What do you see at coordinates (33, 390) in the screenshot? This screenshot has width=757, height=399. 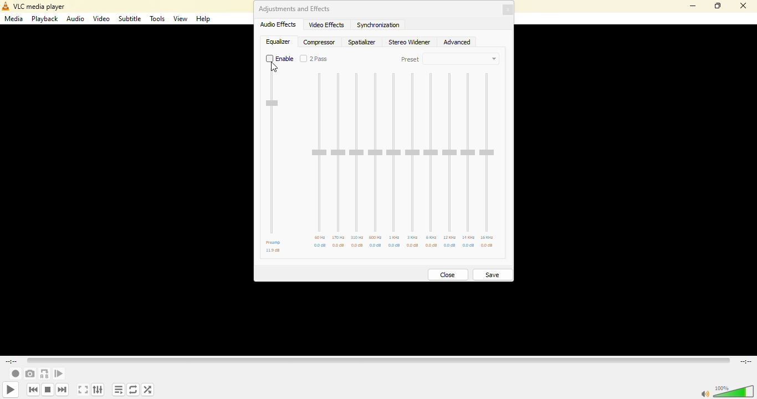 I see `previous media in playlist` at bounding box center [33, 390].